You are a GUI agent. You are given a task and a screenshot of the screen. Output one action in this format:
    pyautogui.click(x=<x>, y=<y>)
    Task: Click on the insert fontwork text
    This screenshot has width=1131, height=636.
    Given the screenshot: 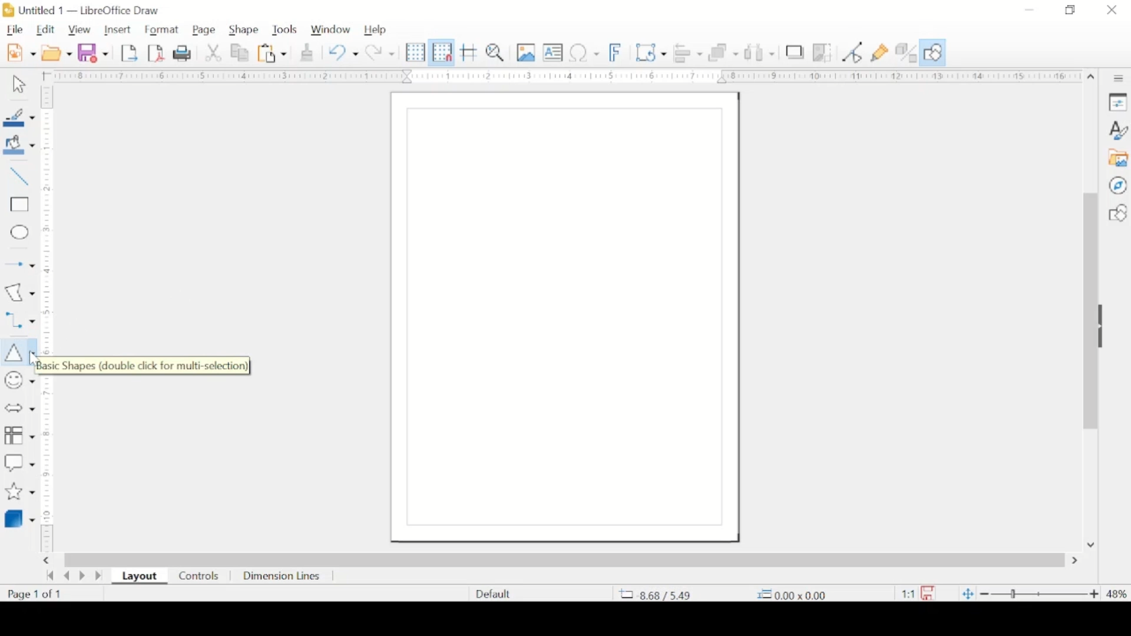 What is the action you would take?
    pyautogui.click(x=617, y=52)
    